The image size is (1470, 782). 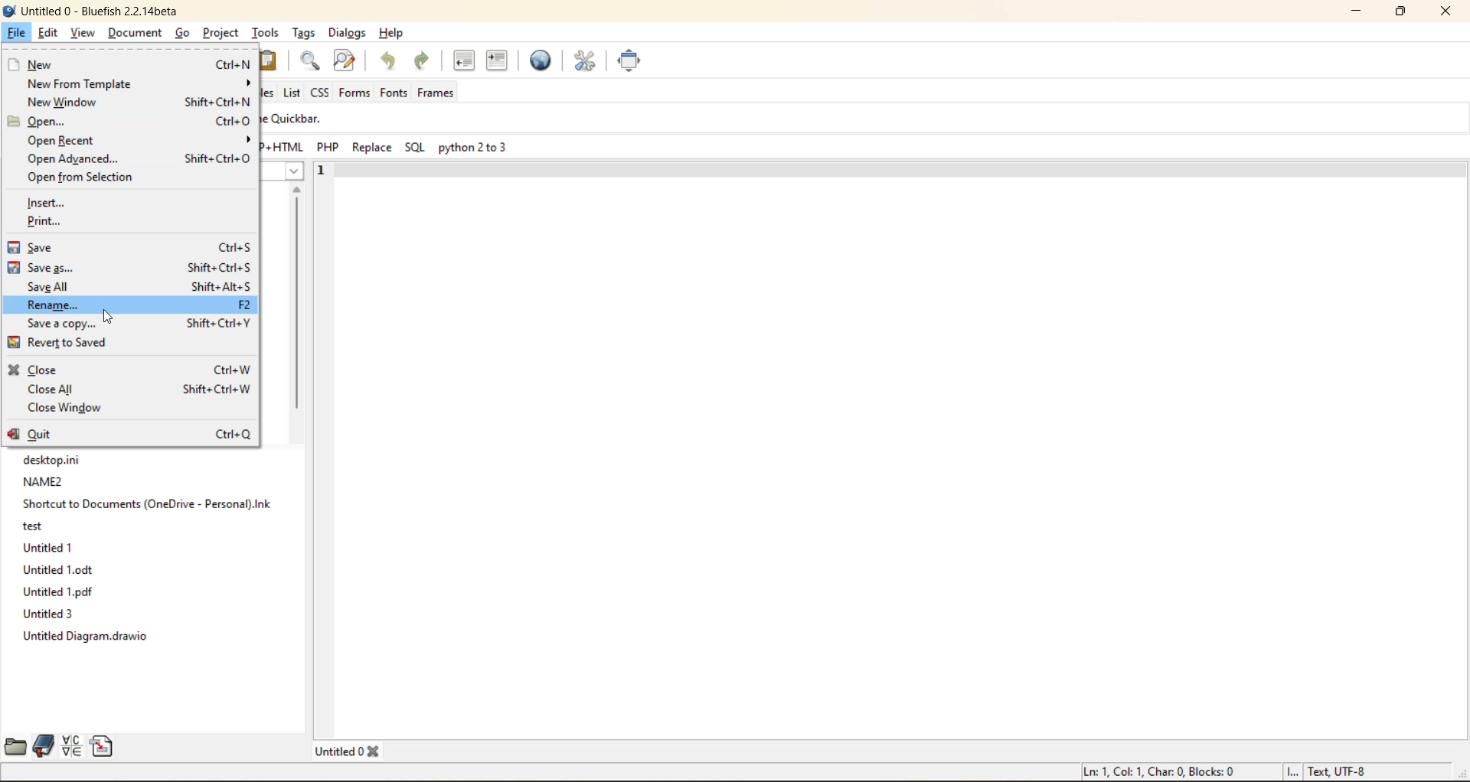 What do you see at coordinates (15, 746) in the screenshot?
I see `file browser` at bounding box center [15, 746].